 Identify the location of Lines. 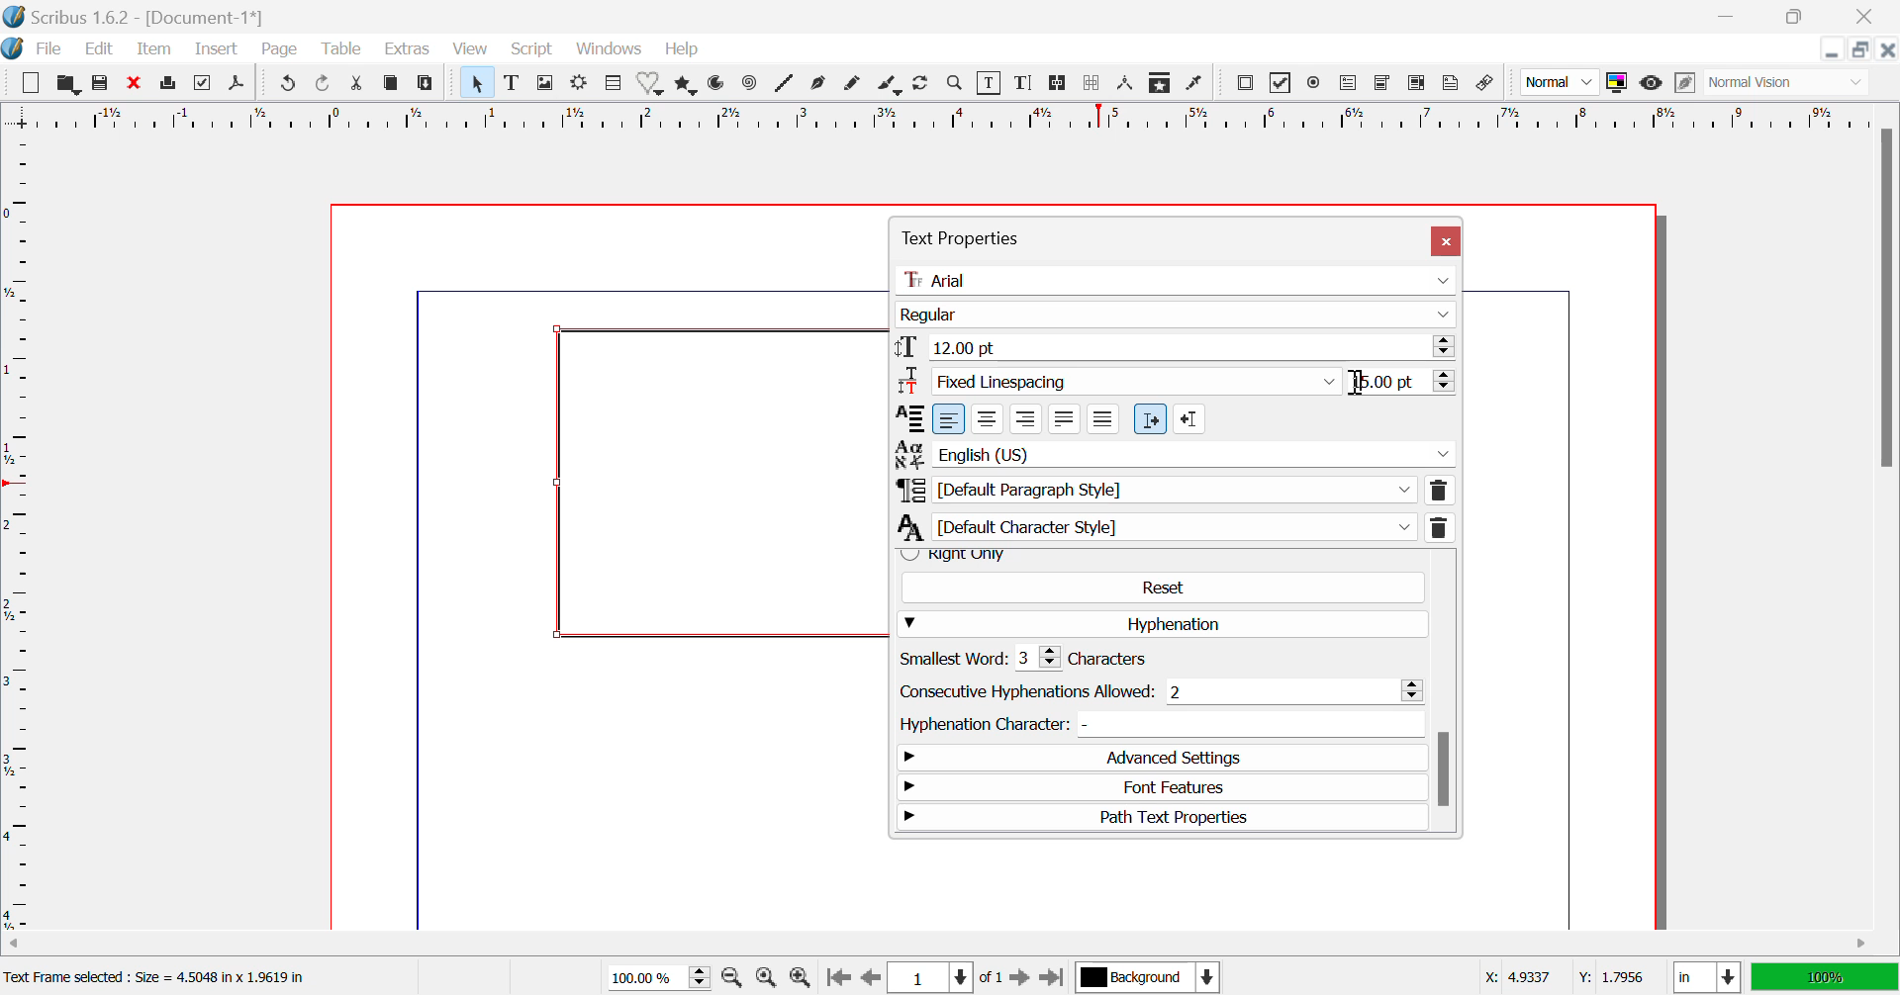
(785, 85).